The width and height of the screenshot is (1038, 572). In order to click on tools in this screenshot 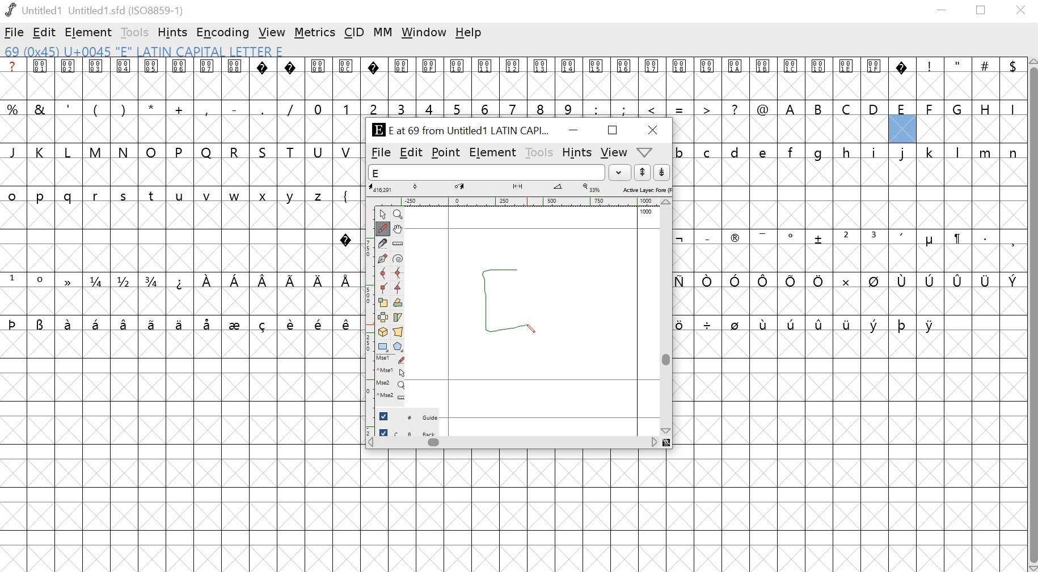, I will do `click(135, 32)`.